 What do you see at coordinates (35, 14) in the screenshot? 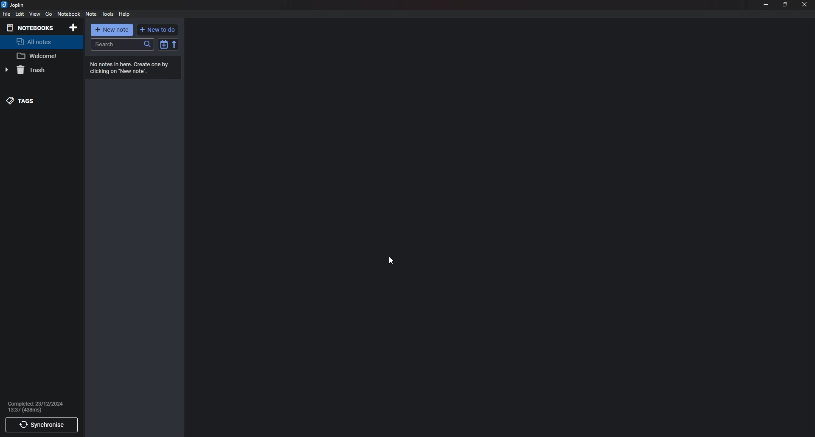
I see `View` at bounding box center [35, 14].